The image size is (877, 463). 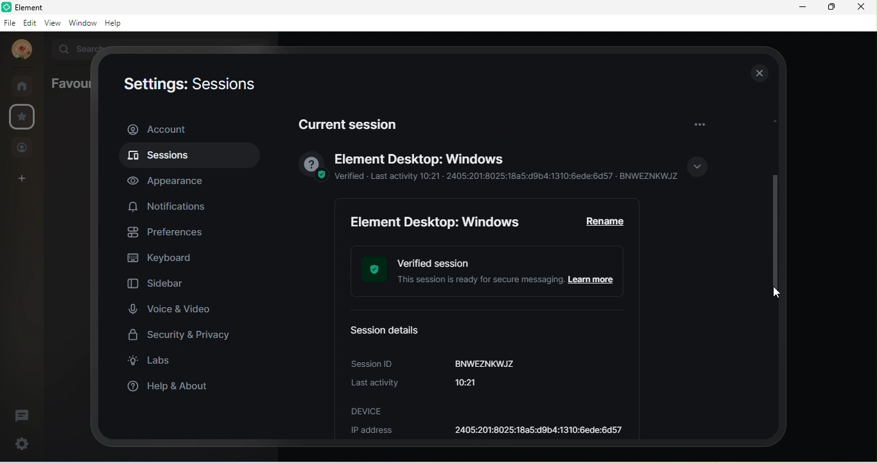 What do you see at coordinates (175, 385) in the screenshot?
I see `help and about` at bounding box center [175, 385].